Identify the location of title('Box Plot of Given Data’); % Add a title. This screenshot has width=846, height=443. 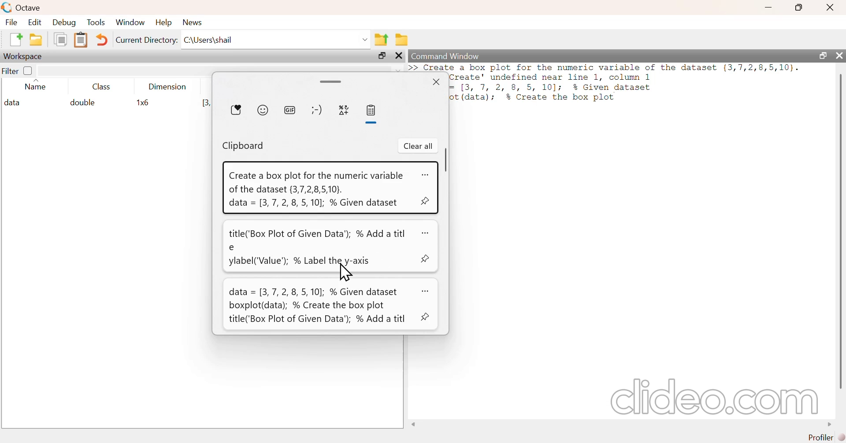
(319, 240).